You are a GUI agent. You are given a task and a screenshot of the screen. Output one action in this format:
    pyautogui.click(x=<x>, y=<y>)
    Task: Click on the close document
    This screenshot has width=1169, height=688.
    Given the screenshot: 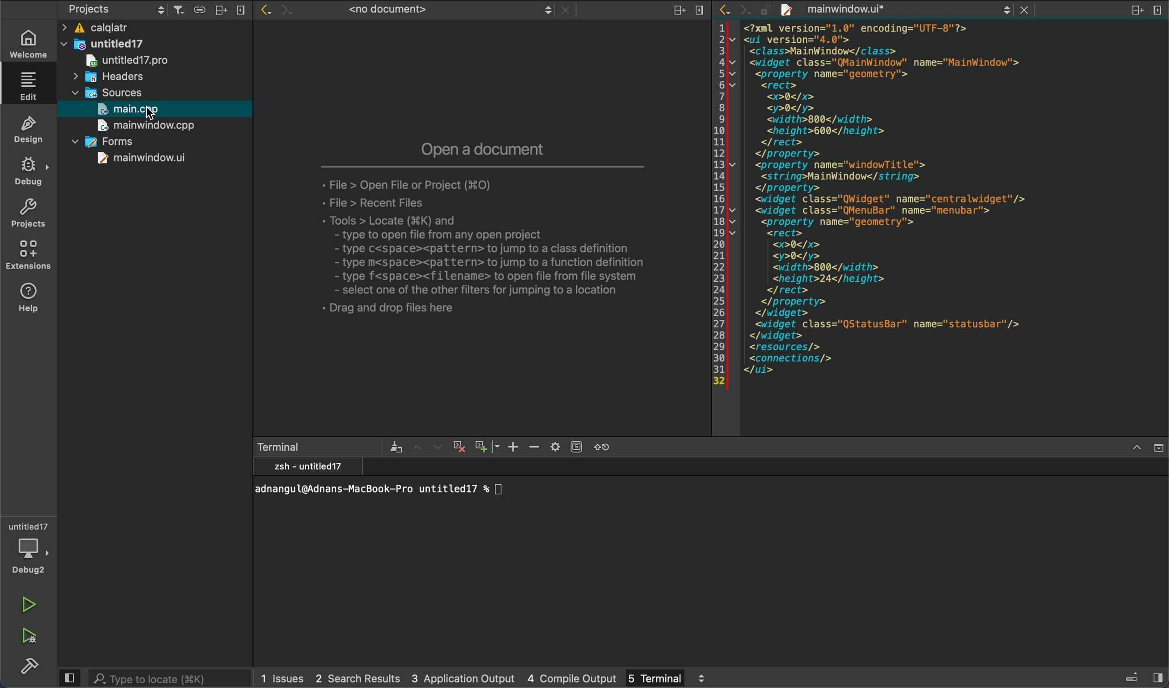 What is the action you would take?
    pyautogui.click(x=566, y=12)
    